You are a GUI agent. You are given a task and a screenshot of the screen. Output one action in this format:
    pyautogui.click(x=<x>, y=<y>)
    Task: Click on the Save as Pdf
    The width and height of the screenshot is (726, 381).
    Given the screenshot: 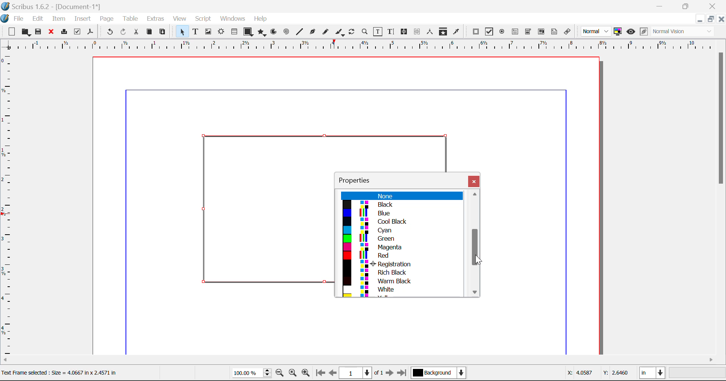 What is the action you would take?
    pyautogui.click(x=90, y=32)
    